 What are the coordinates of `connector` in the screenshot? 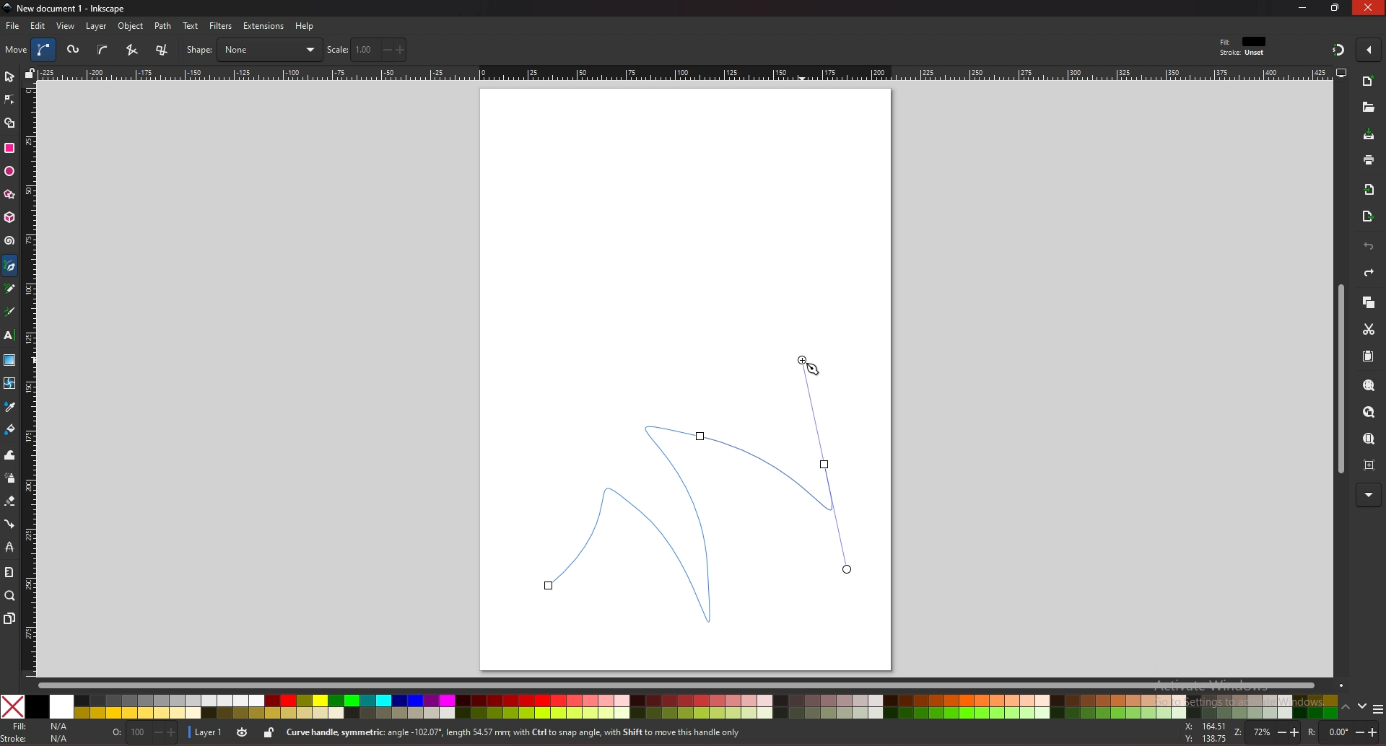 It's located at (10, 525).